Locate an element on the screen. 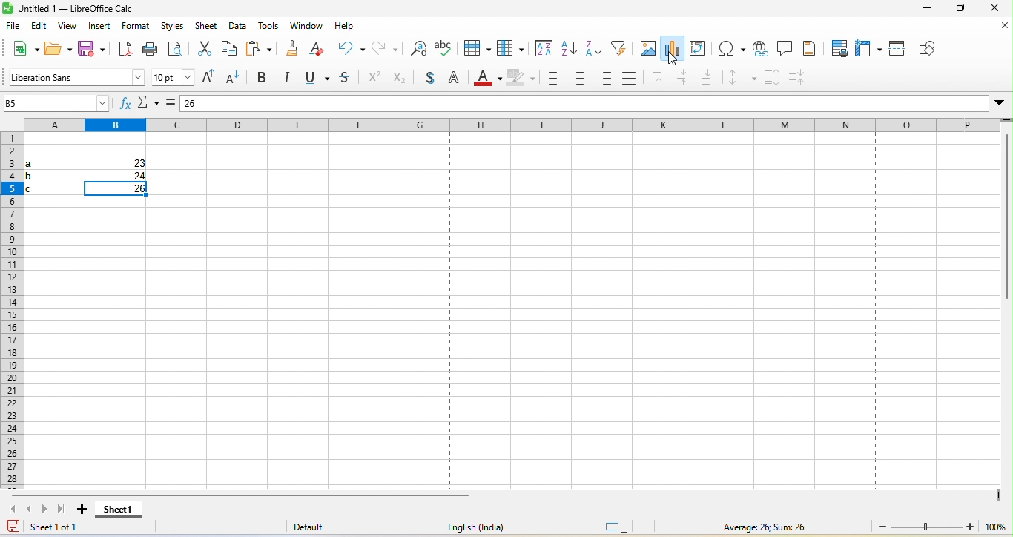 This screenshot has width=1013, height=537. subscript is located at coordinates (404, 81).